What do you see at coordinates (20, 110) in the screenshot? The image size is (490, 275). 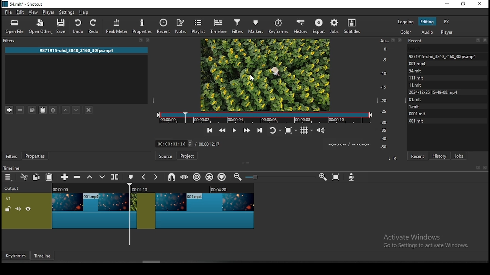 I see `remove selected filters` at bounding box center [20, 110].